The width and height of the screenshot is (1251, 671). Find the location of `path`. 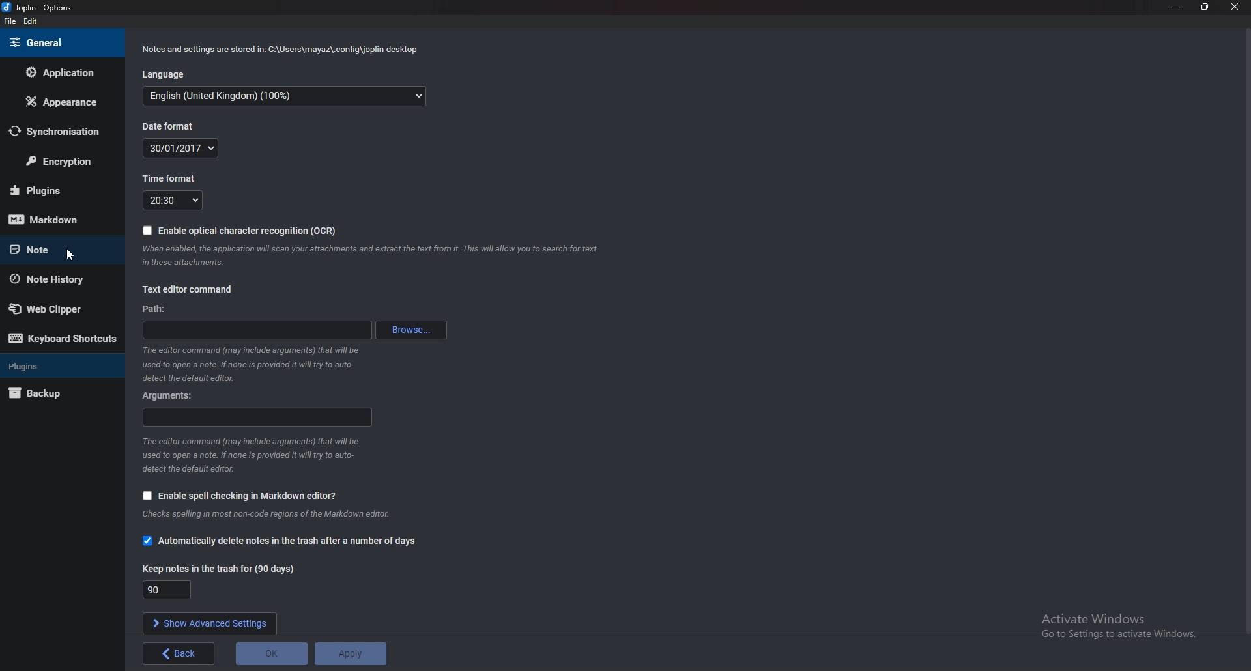

path is located at coordinates (257, 330).